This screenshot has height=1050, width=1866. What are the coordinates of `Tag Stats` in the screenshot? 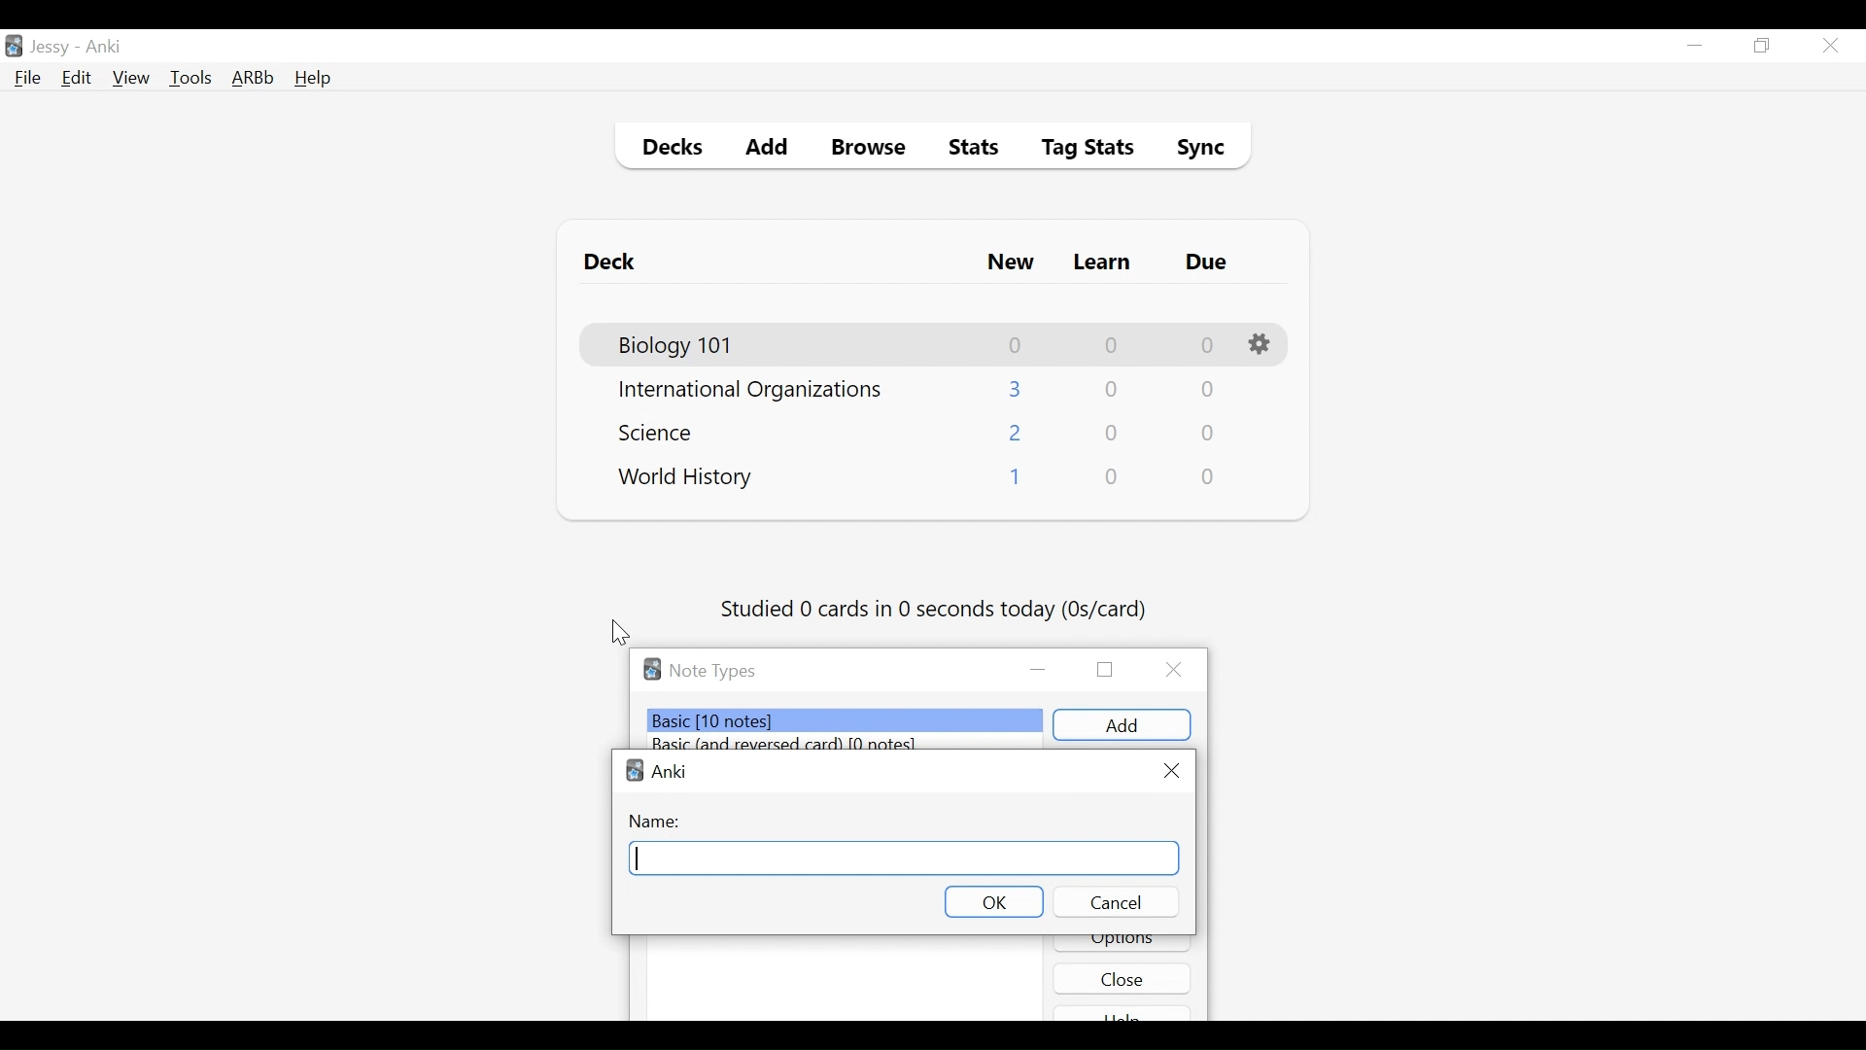 It's located at (1077, 150).